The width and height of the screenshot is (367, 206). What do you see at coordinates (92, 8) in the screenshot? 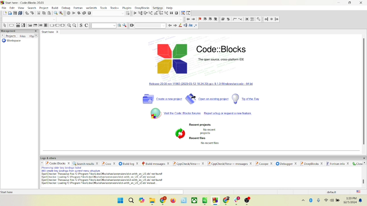
I see `wxSmith` at bounding box center [92, 8].